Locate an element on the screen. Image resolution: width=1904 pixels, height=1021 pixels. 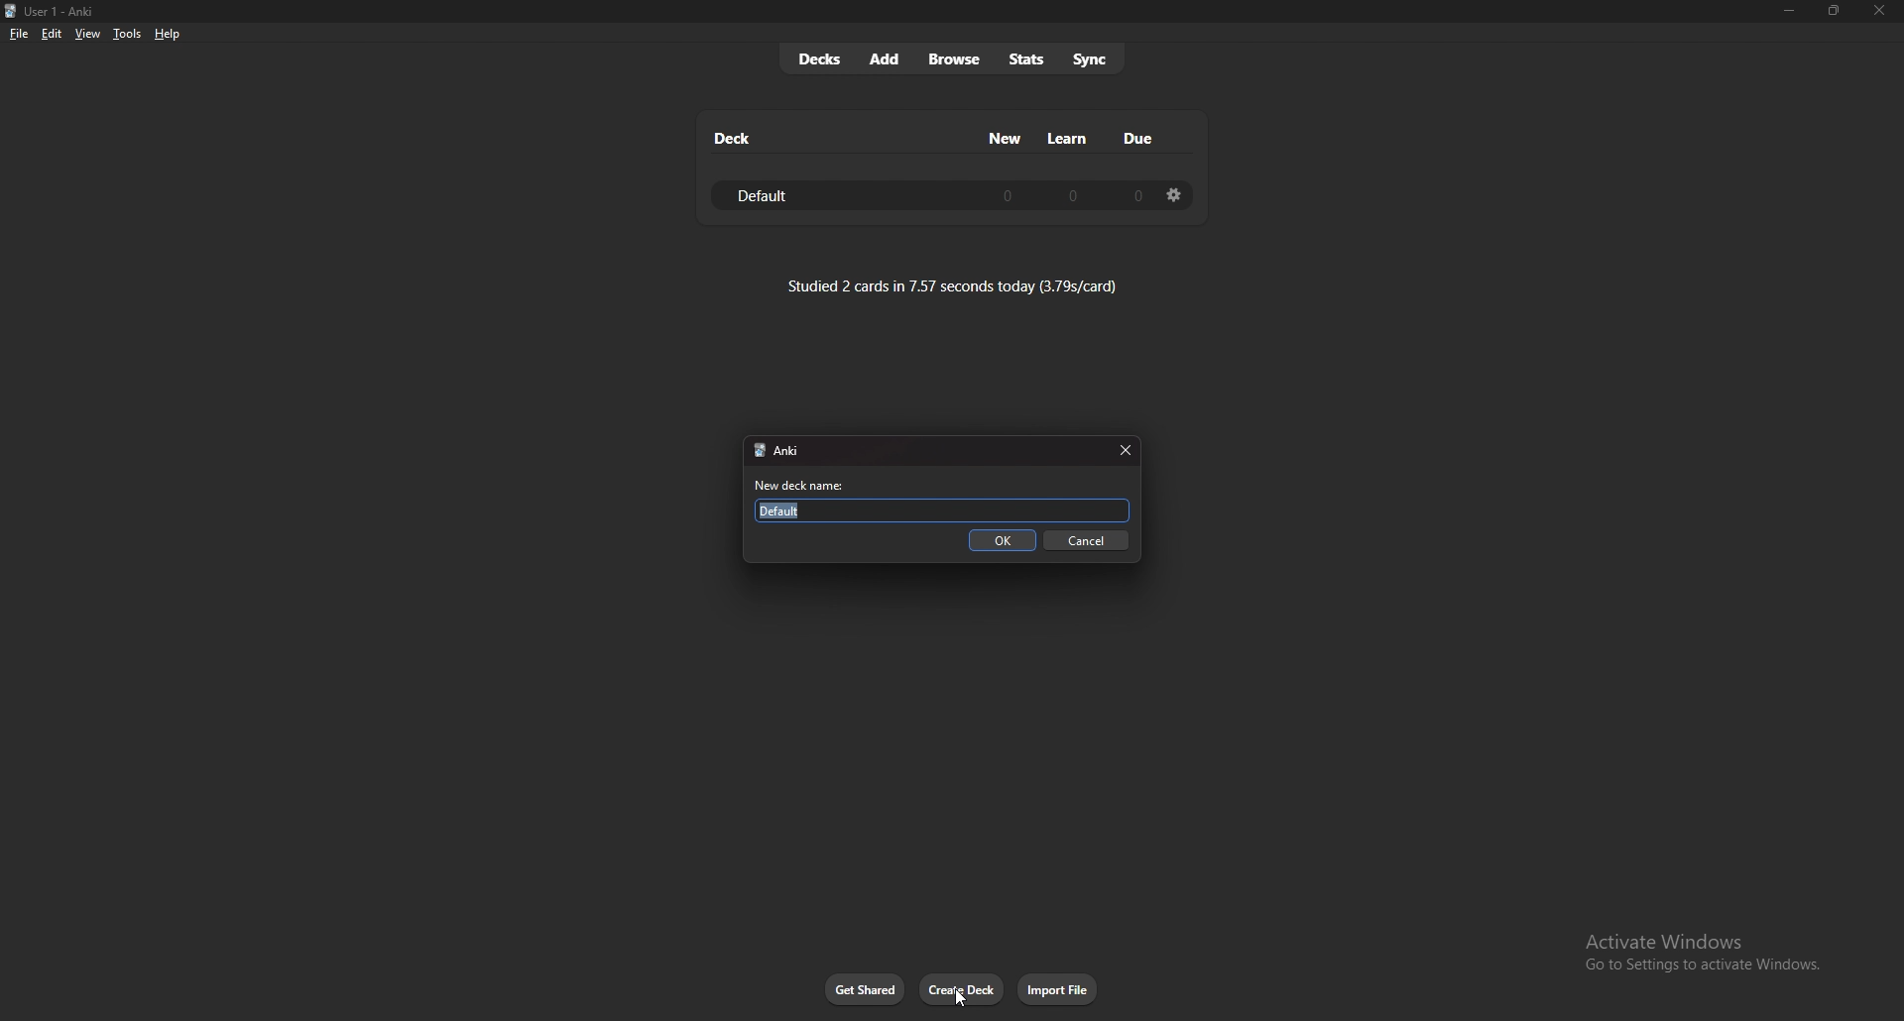
0 is located at coordinates (1008, 194).